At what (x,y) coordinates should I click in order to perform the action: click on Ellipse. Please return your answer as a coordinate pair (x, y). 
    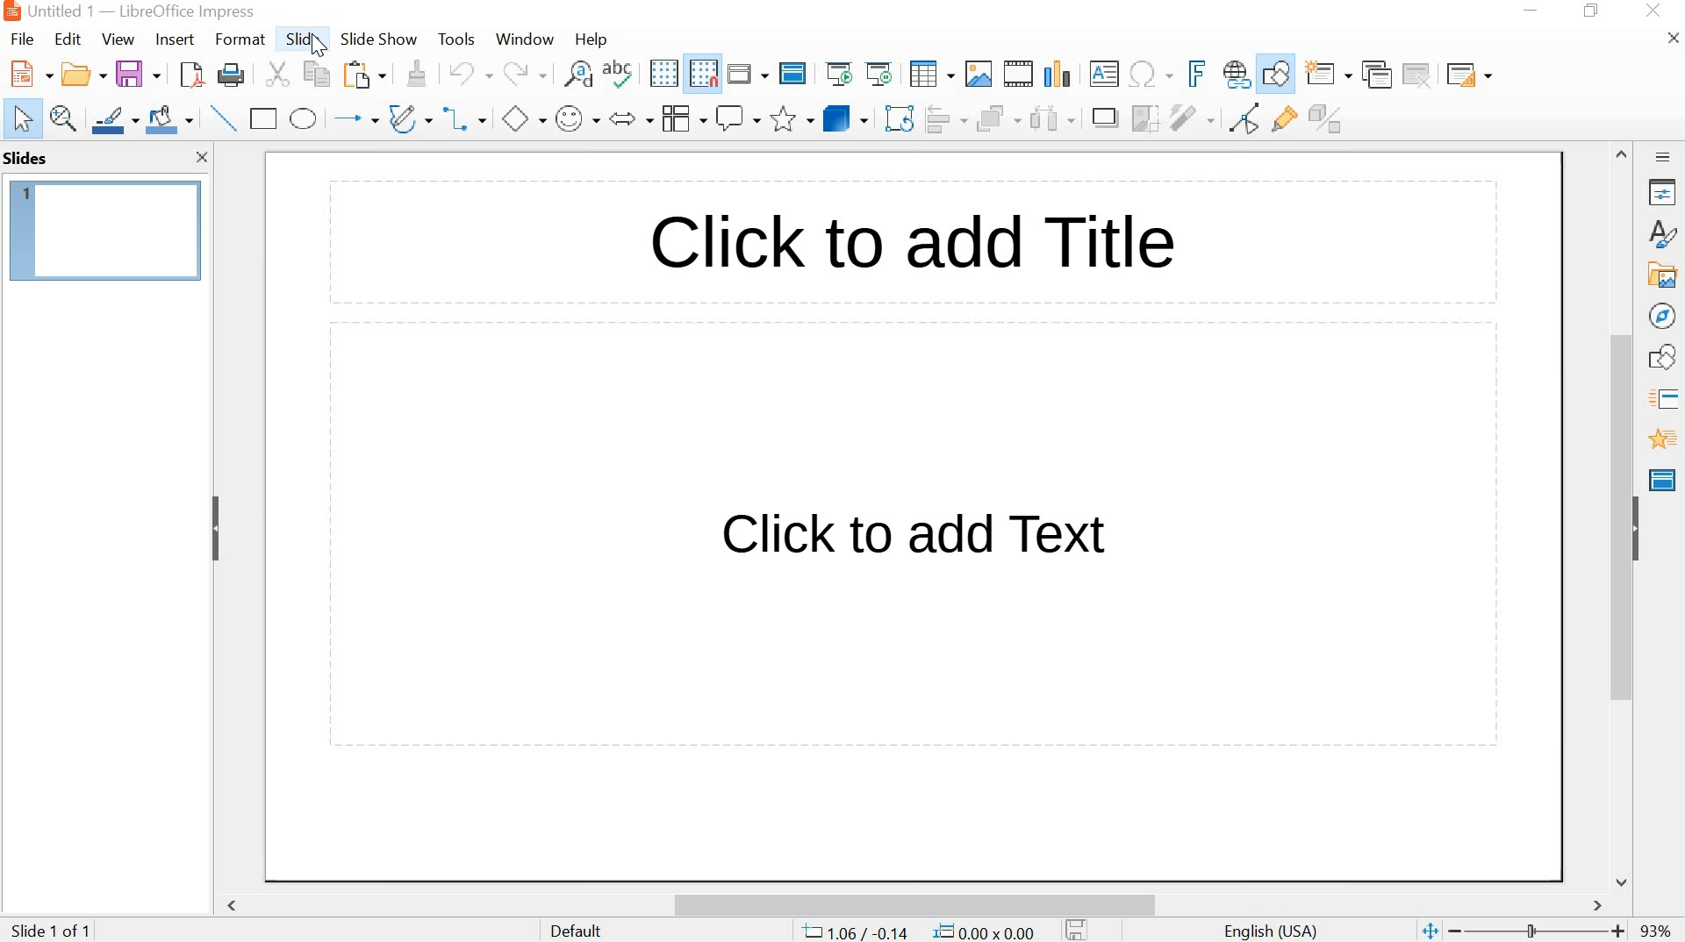
    Looking at the image, I should click on (305, 118).